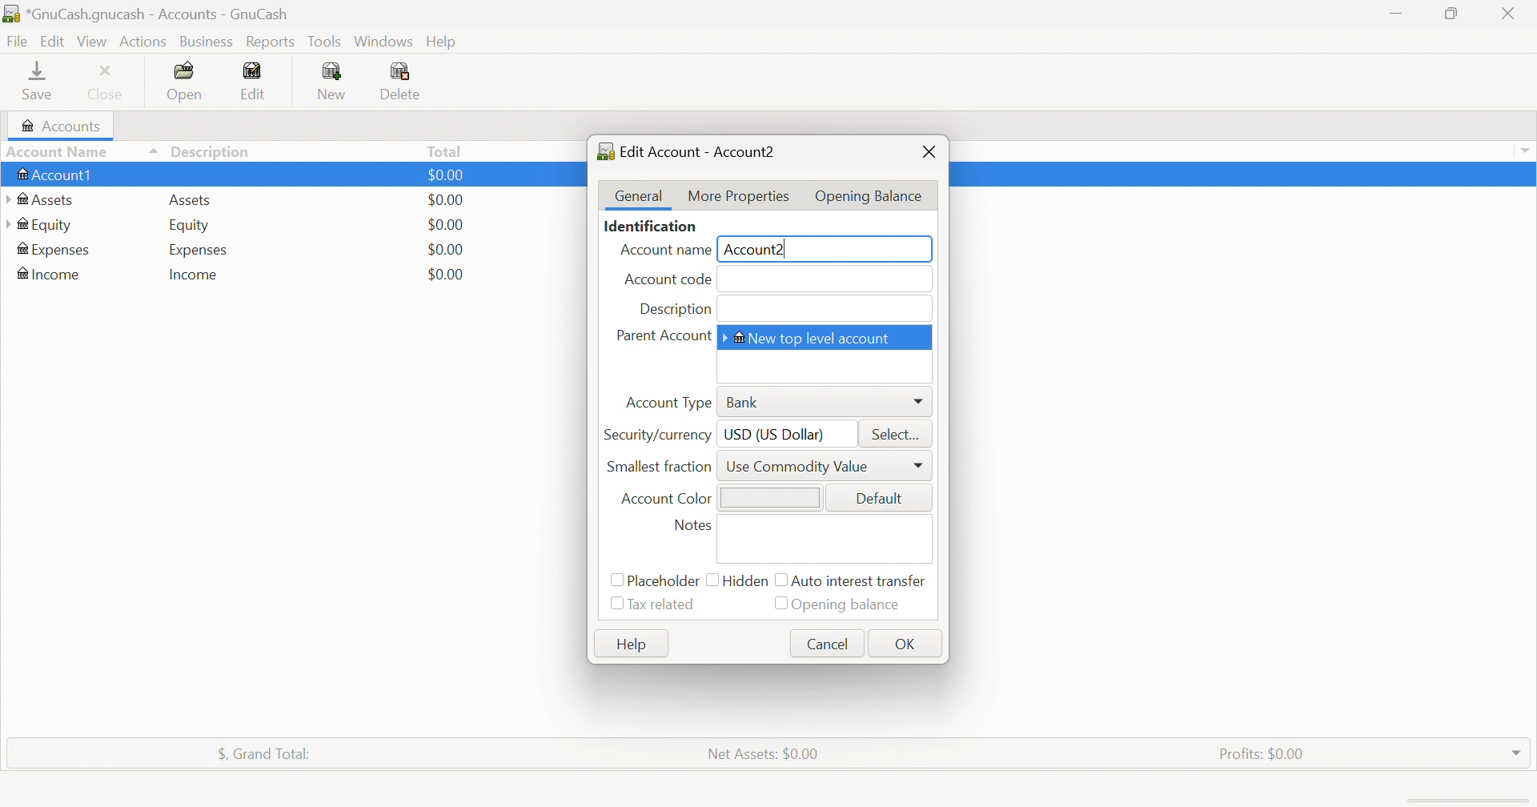 Image resolution: width=1537 pixels, height=807 pixels. Describe the element at coordinates (324, 42) in the screenshot. I see `Tools` at that location.